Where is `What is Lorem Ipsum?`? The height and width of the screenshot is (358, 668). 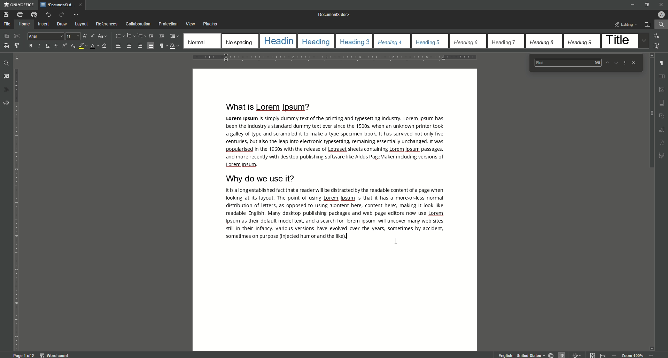
What is Lorem Ipsum? is located at coordinates (265, 107).